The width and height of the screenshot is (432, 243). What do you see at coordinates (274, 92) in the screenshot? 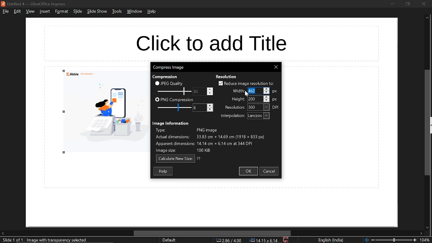
I see `width unit: px` at bounding box center [274, 92].